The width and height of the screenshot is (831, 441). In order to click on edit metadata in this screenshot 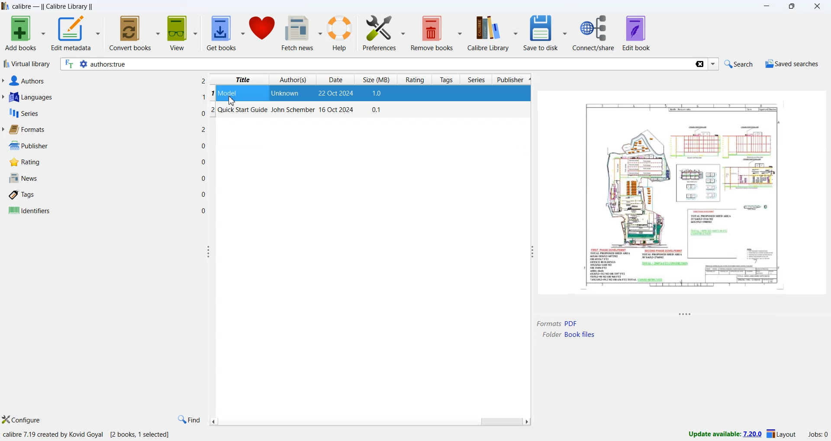, I will do `click(76, 34)`.